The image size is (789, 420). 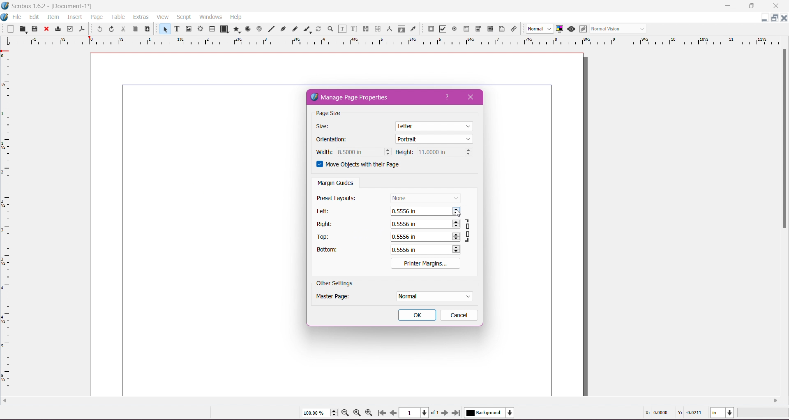 I want to click on Select the visual appearance of the display, so click(x=620, y=29).